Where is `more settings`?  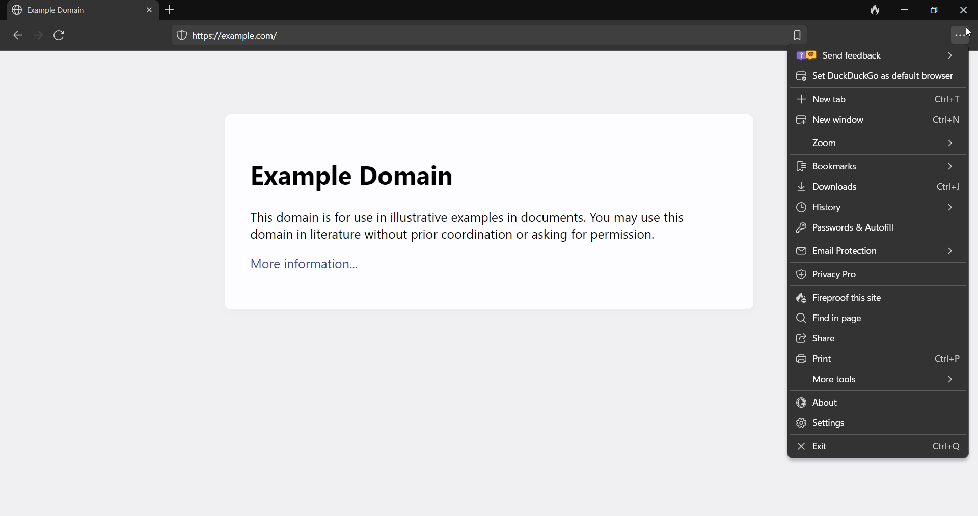 more settings is located at coordinates (960, 35).